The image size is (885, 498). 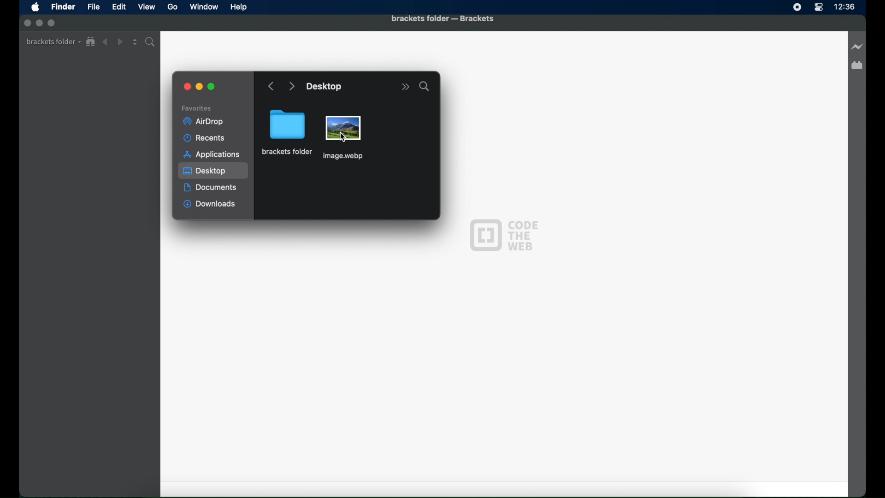 What do you see at coordinates (120, 42) in the screenshot?
I see `forward` at bounding box center [120, 42].